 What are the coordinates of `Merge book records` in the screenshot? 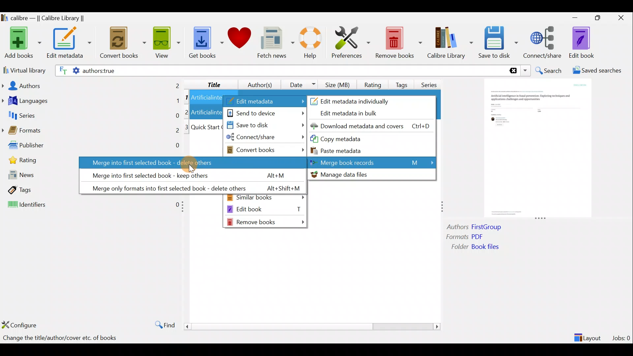 It's located at (373, 162).